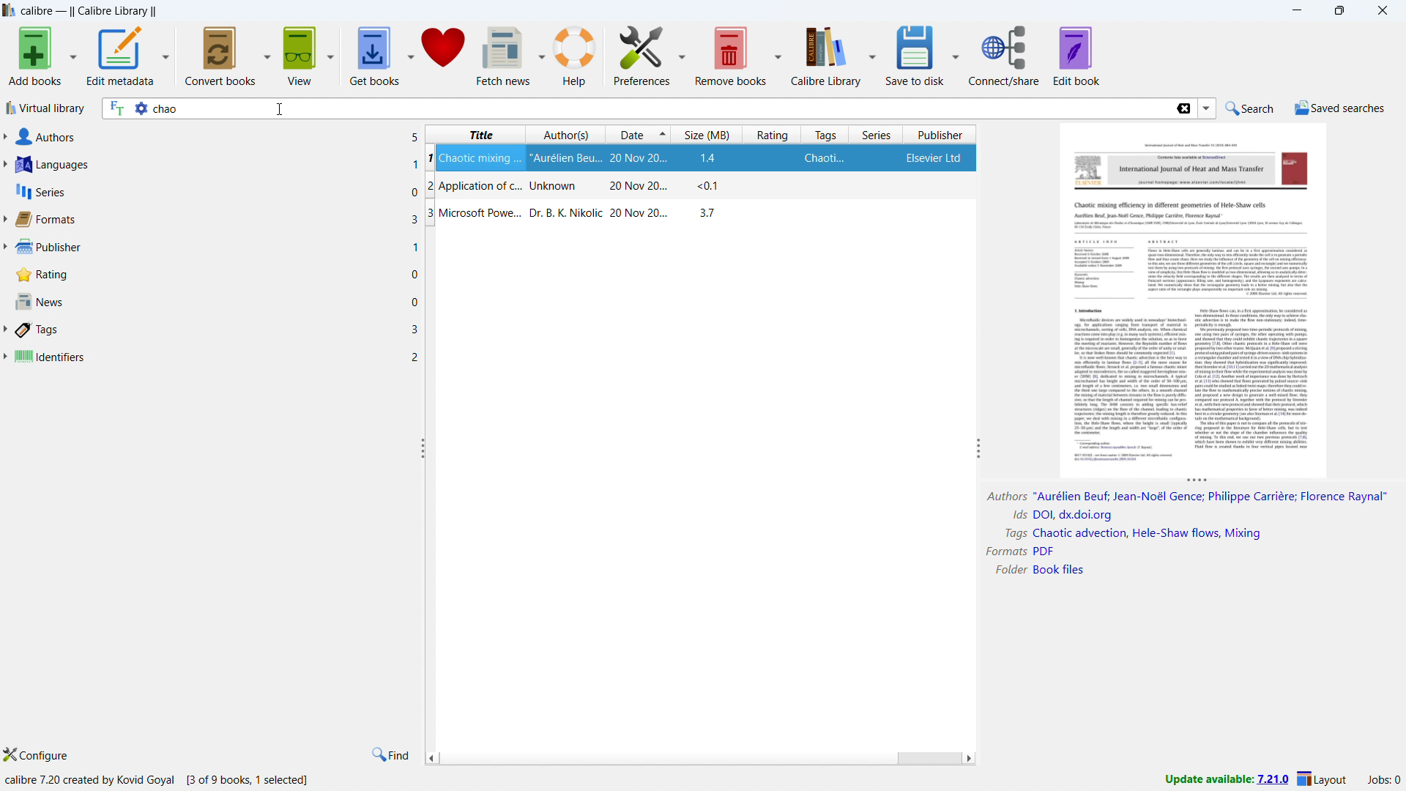 The height and width of the screenshot is (791, 1406). Describe the element at coordinates (871, 54) in the screenshot. I see `calibre library options` at that location.